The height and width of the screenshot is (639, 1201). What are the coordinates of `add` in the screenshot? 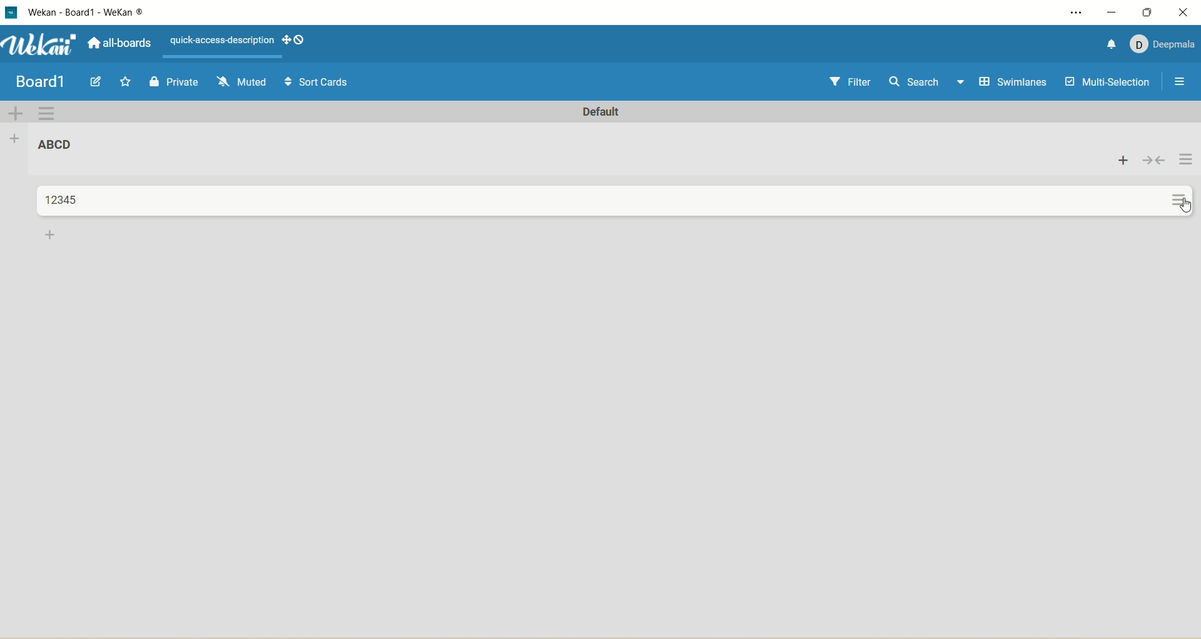 It's located at (1124, 159).